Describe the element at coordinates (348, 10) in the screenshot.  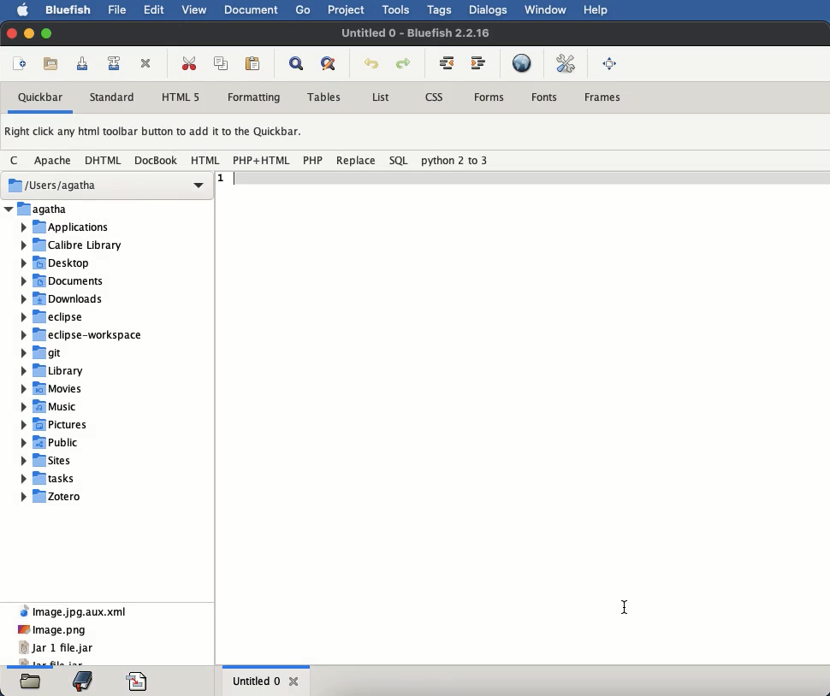
I see `project` at that location.